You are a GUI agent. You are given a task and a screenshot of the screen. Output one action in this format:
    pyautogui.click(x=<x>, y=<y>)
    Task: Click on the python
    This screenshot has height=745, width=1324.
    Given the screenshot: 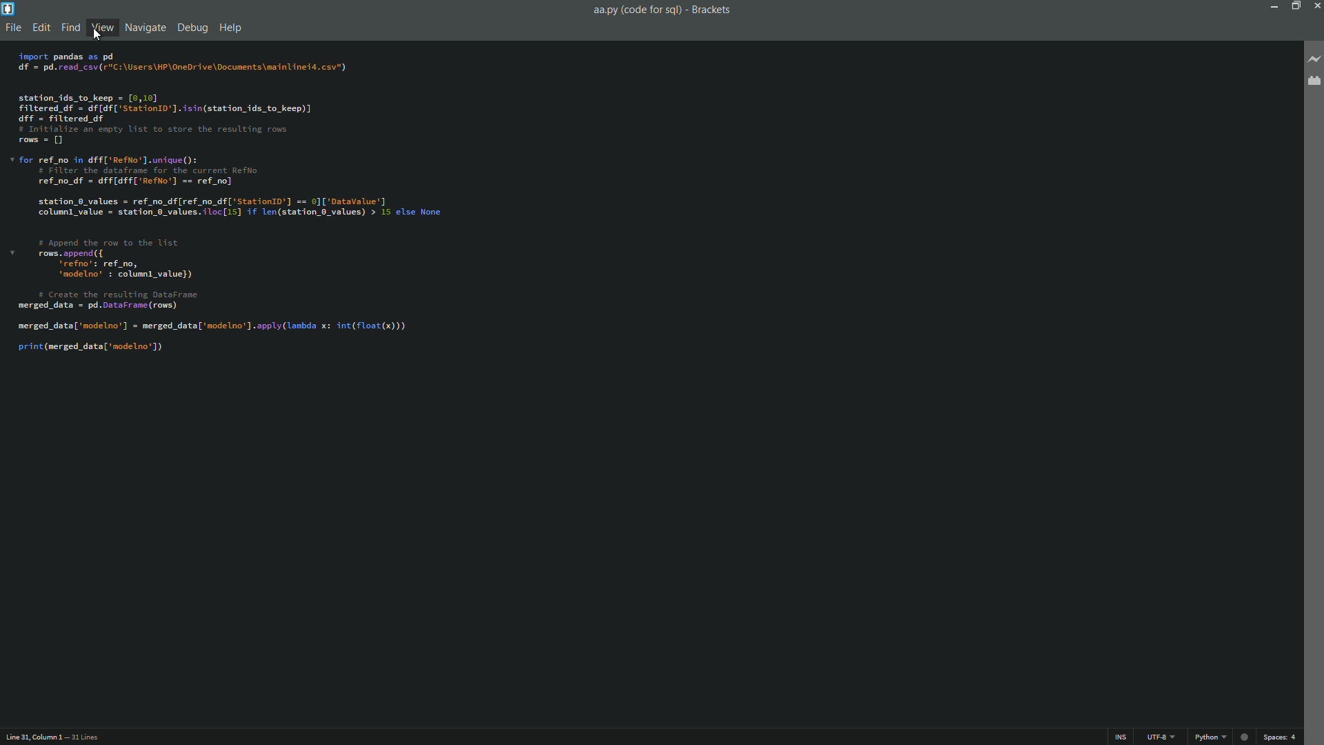 What is the action you would take?
    pyautogui.click(x=1211, y=738)
    